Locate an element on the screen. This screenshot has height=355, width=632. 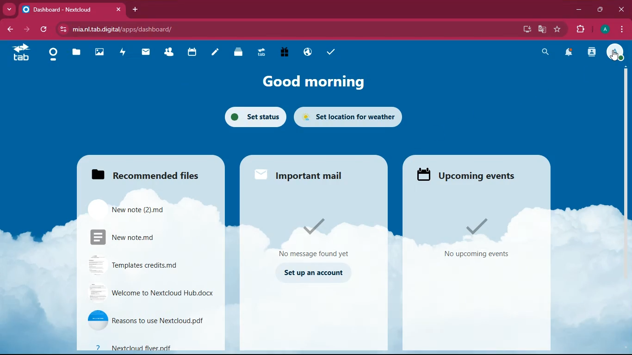
files is located at coordinates (77, 53).